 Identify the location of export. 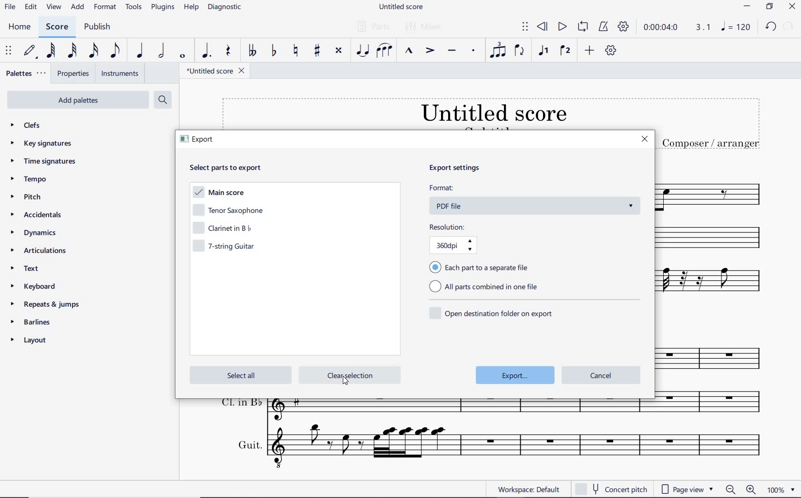
(516, 375).